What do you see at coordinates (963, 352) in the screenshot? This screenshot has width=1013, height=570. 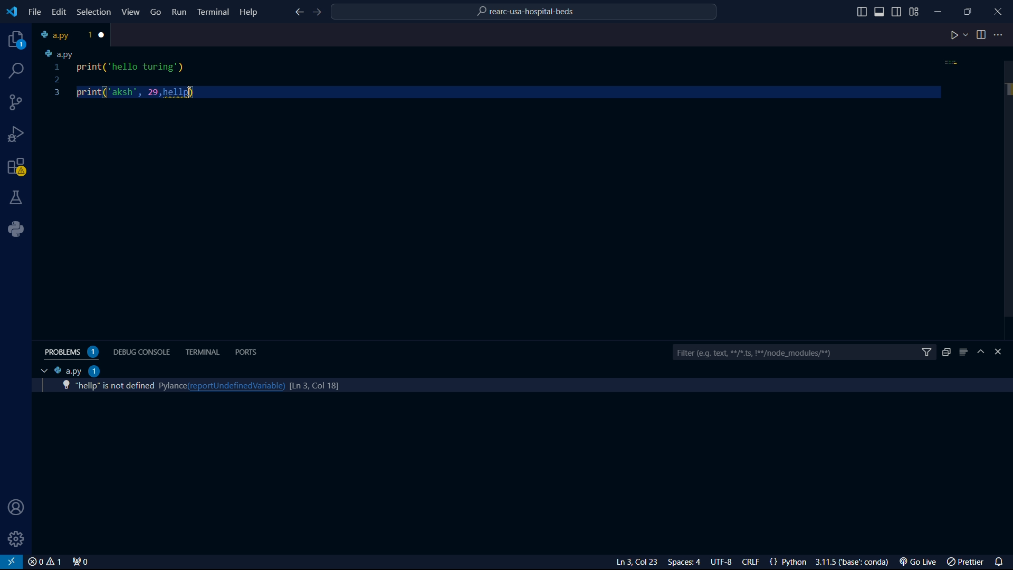 I see `menu` at bounding box center [963, 352].